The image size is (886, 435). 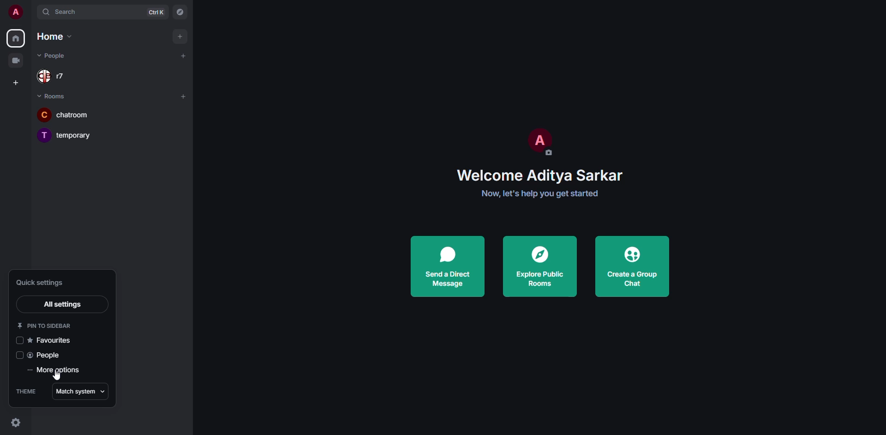 What do you see at coordinates (448, 267) in the screenshot?
I see `send a direct message` at bounding box center [448, 267].